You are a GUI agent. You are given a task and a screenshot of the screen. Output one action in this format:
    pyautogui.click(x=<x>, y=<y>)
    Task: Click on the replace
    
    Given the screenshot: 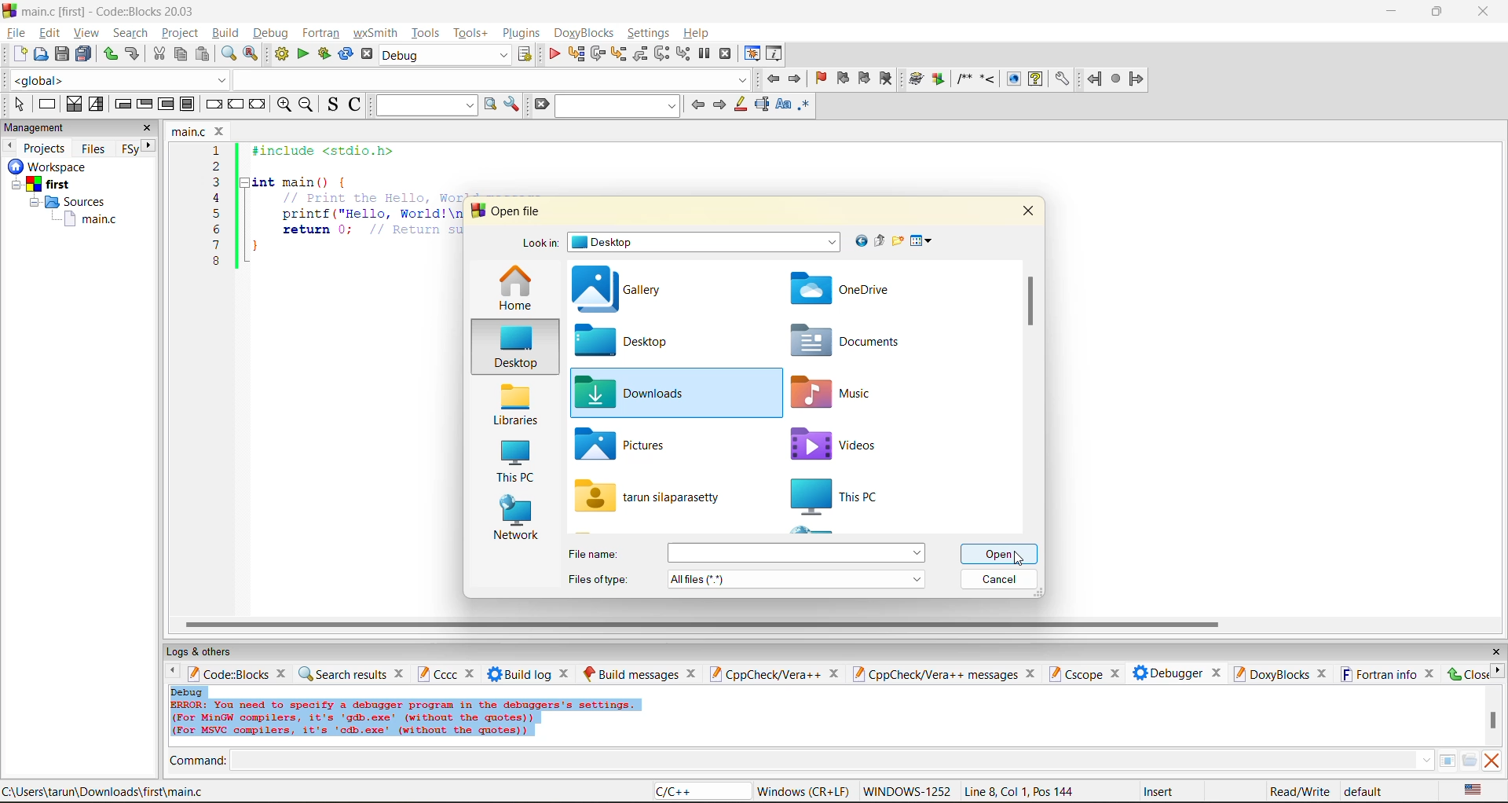 What is the action you would take?
    pyautogui.click(x=251, y=53)
    